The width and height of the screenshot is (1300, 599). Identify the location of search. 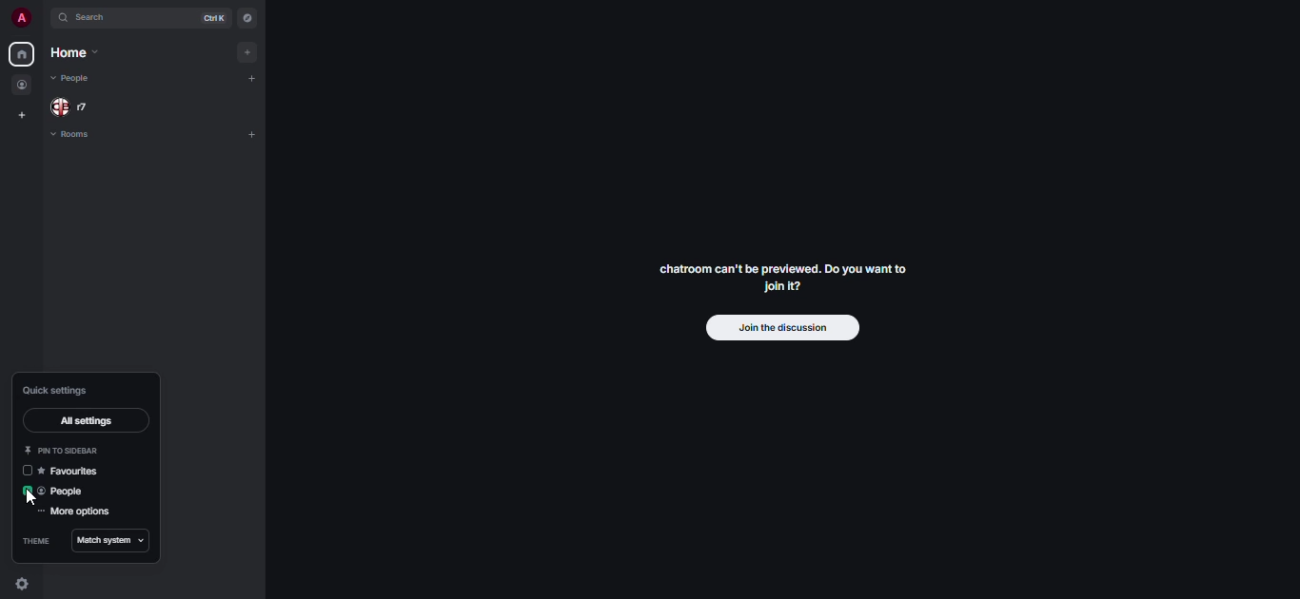
(95, 20).